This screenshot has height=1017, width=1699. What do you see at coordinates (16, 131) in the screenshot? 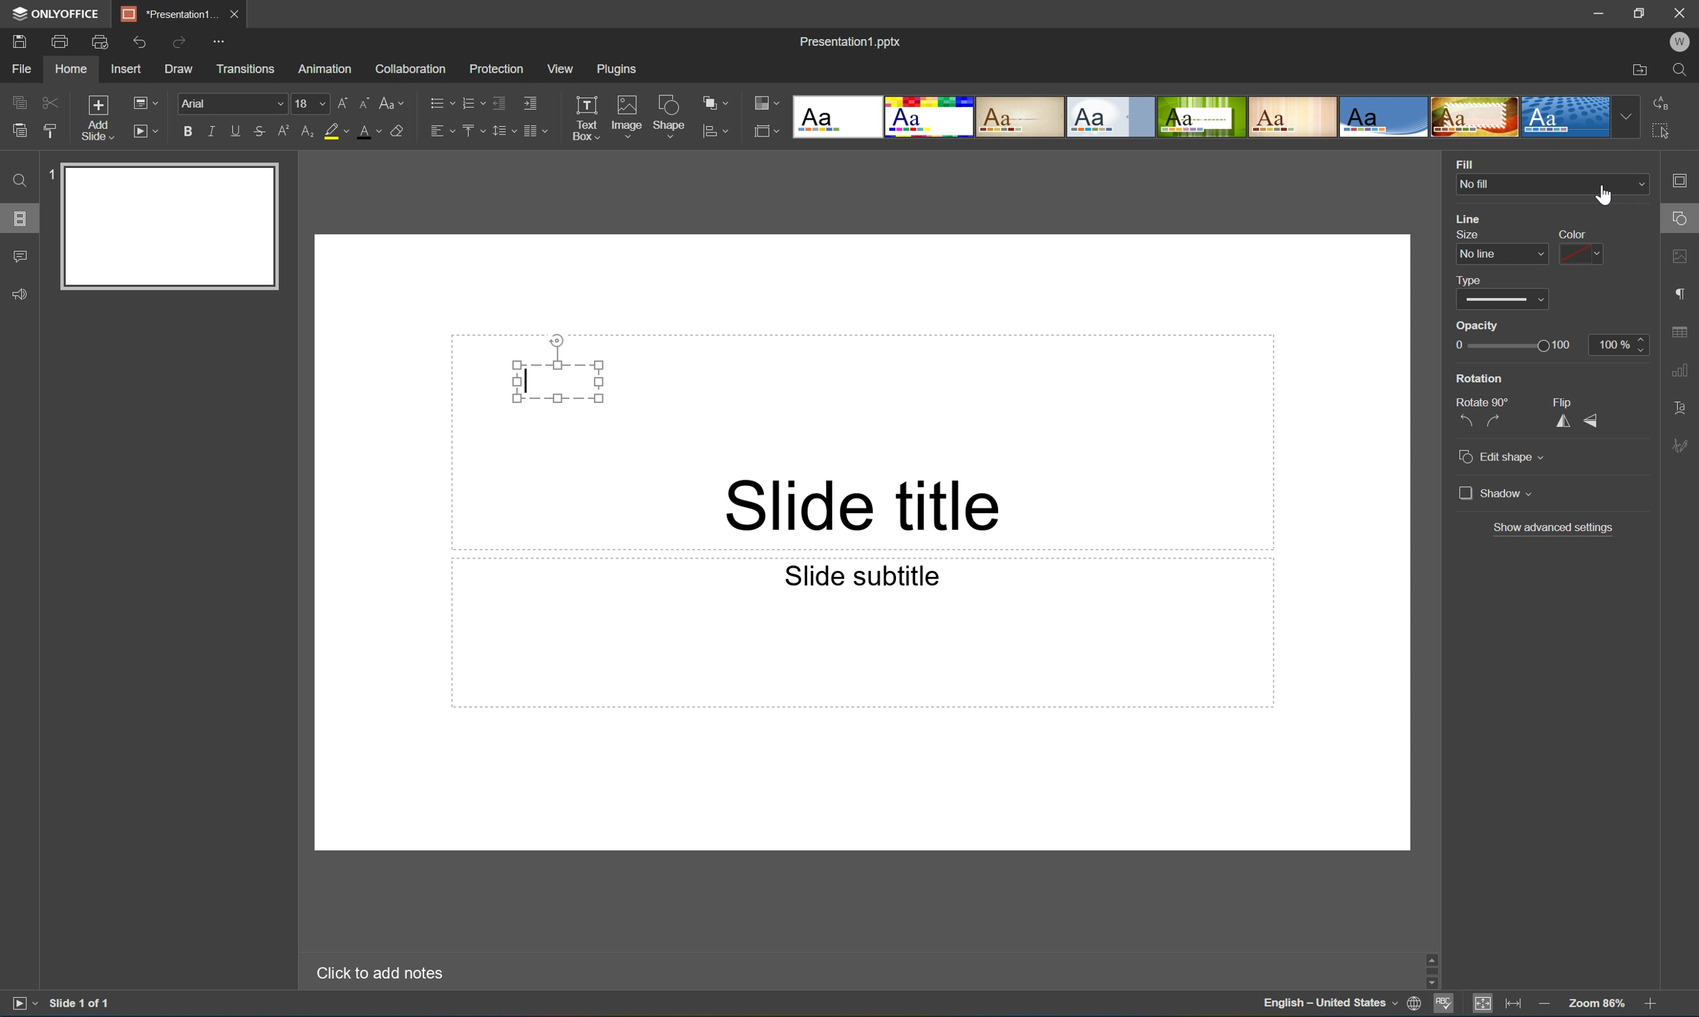
I see `Paste` at bounding box center [16, 131].